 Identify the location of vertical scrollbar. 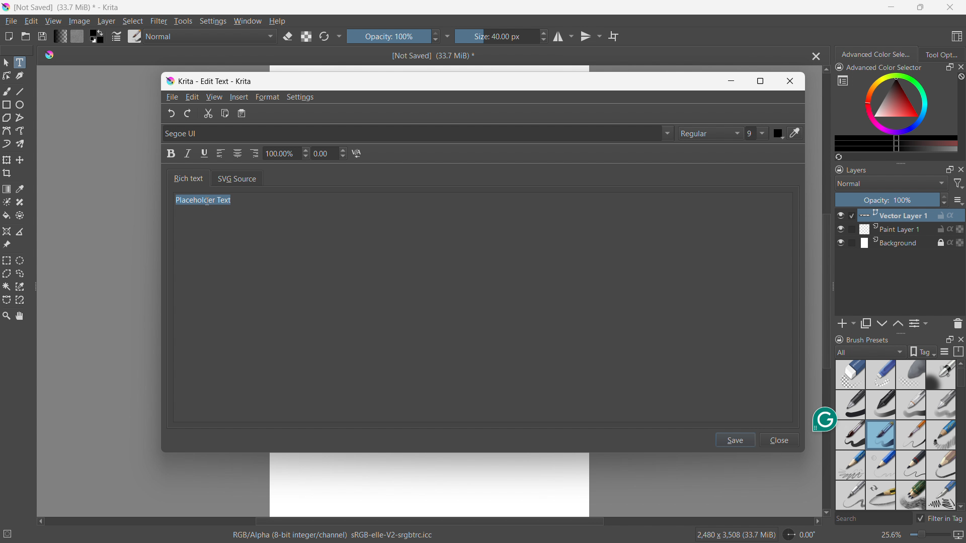
(823, 291).